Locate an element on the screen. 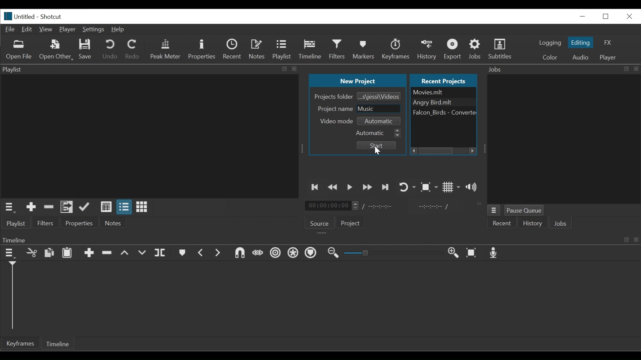  Ripple Delete is located at coordinates (109, 253).